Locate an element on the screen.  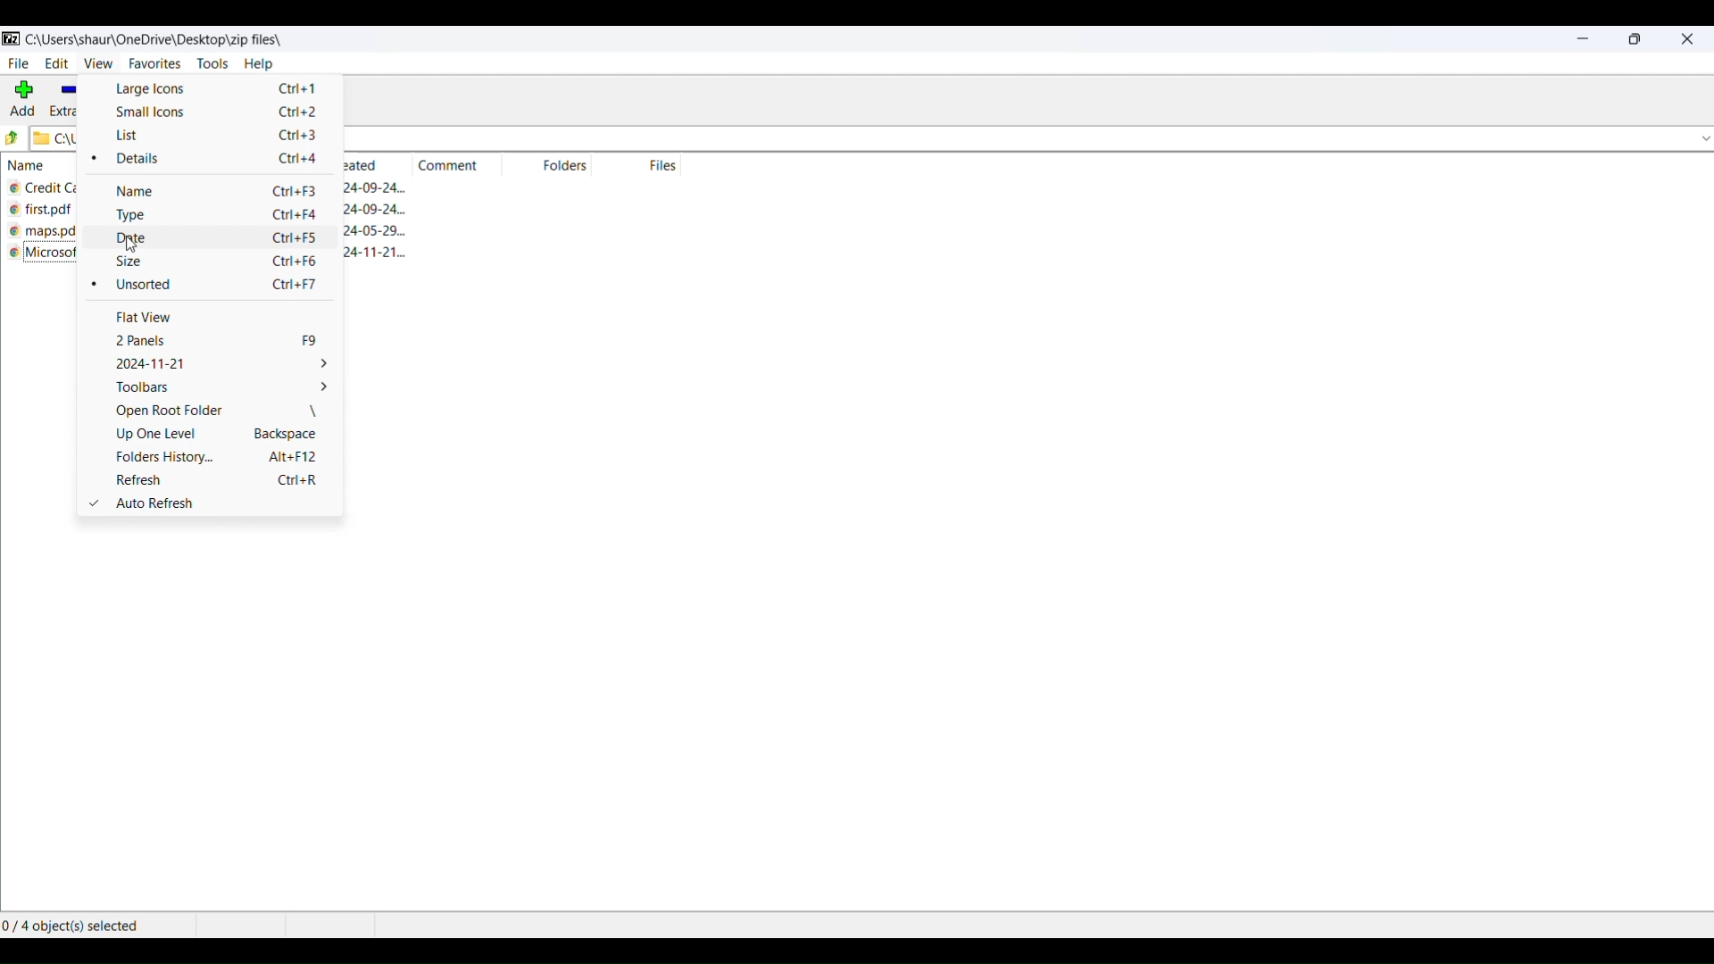
extract is located at coordinates (68, 102).